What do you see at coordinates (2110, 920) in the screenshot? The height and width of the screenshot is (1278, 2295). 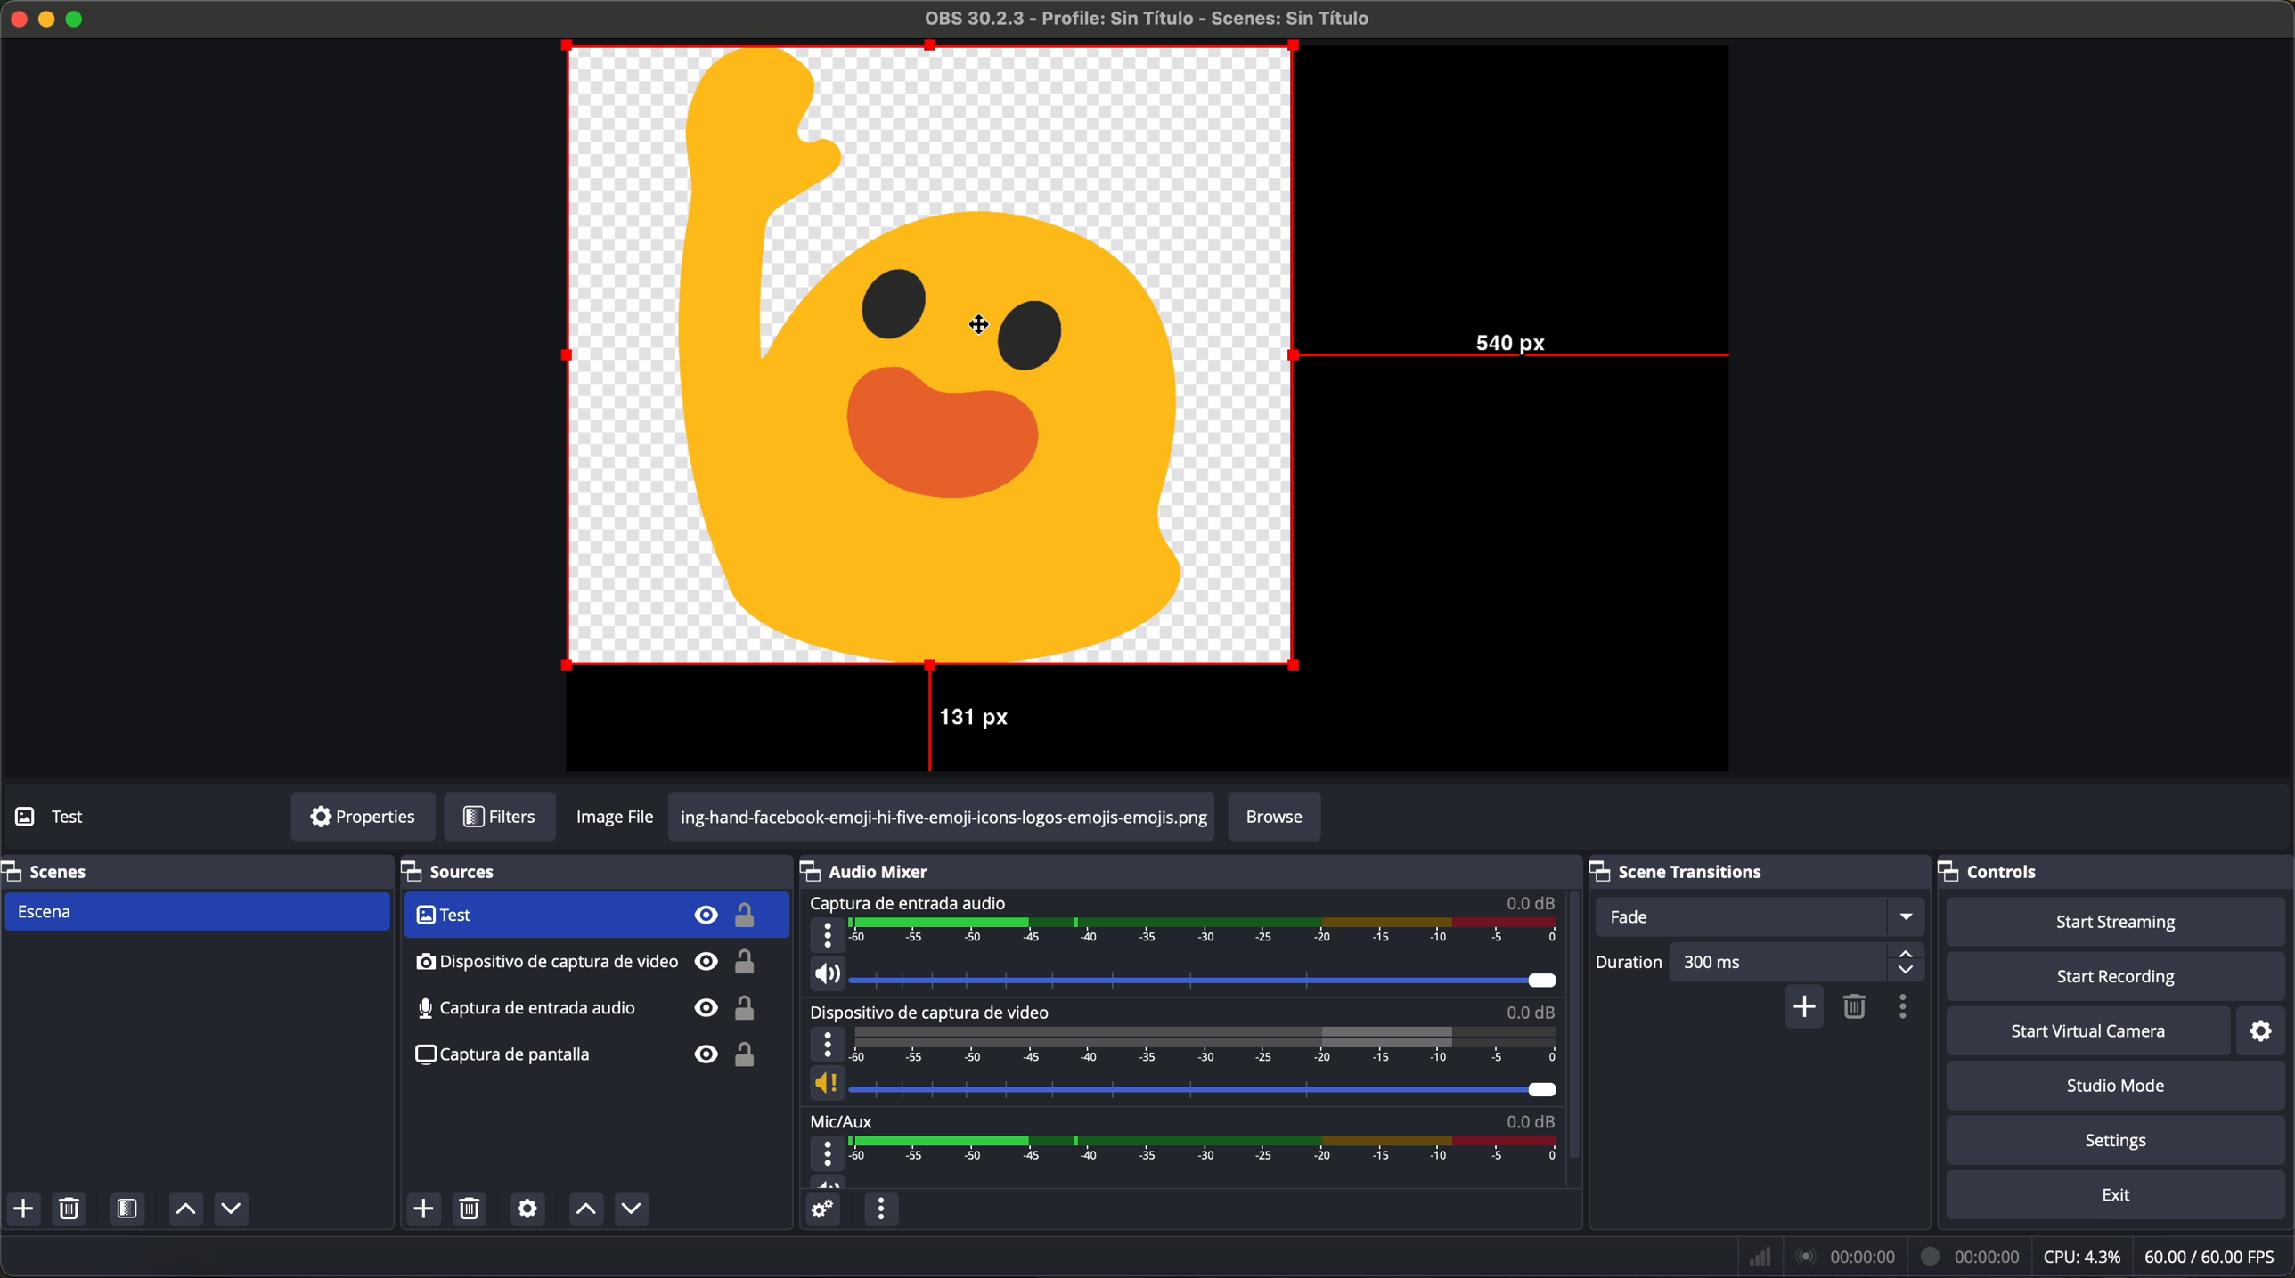 I see `start streaming` at bounding box center [2110, 920].